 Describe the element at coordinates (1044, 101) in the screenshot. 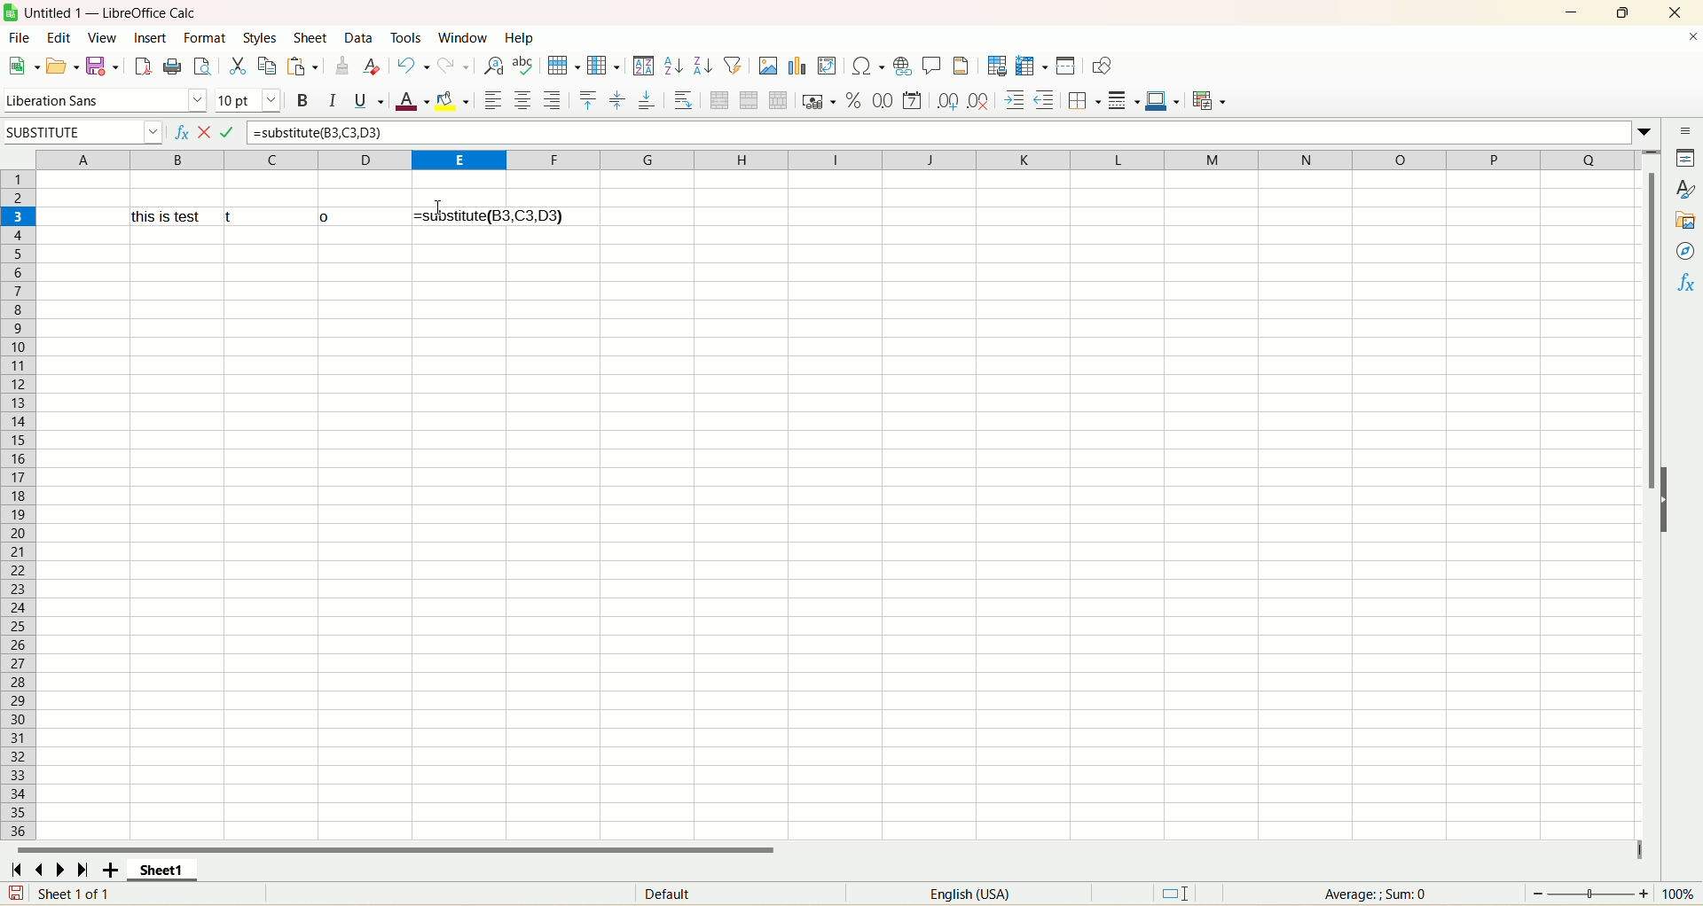

I see `decrease indent` at that location.